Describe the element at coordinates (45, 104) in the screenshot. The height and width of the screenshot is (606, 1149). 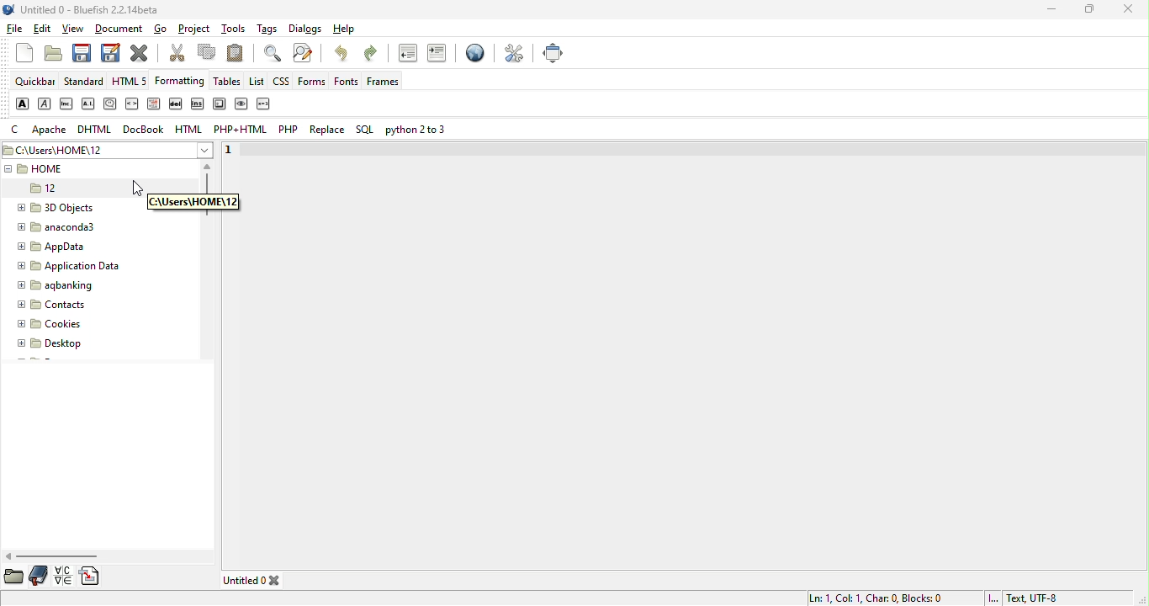
I see `emphasis` at that location.